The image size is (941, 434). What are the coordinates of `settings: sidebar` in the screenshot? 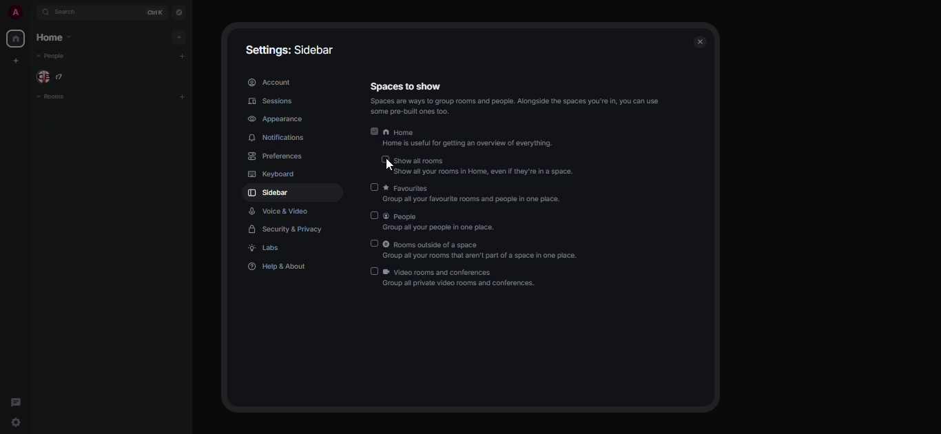 It's located at (287, 49).